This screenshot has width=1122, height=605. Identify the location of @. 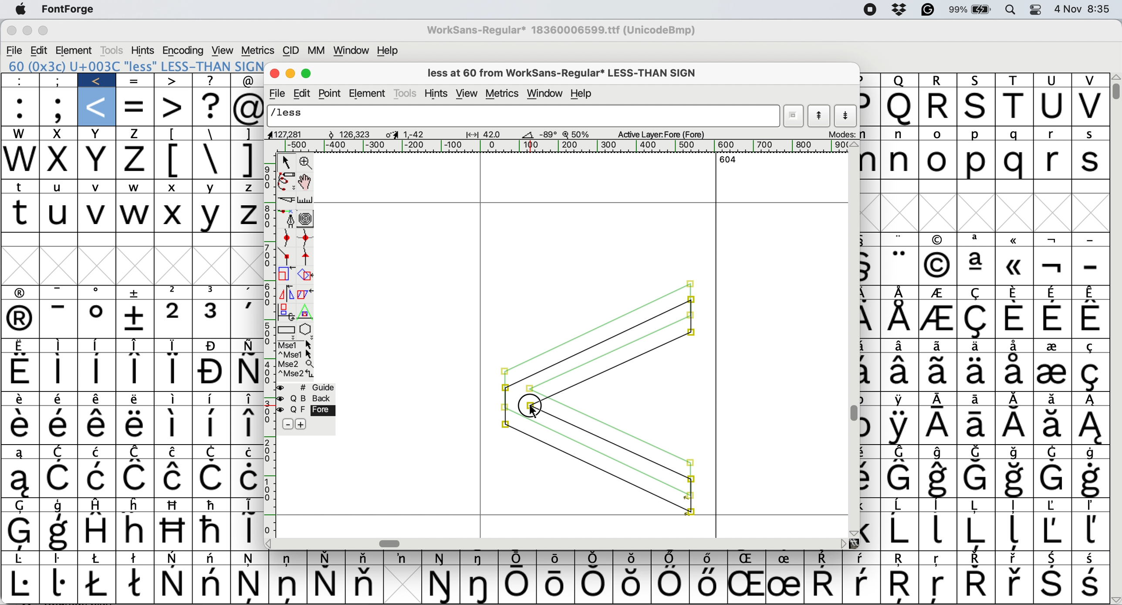
(249, 107).